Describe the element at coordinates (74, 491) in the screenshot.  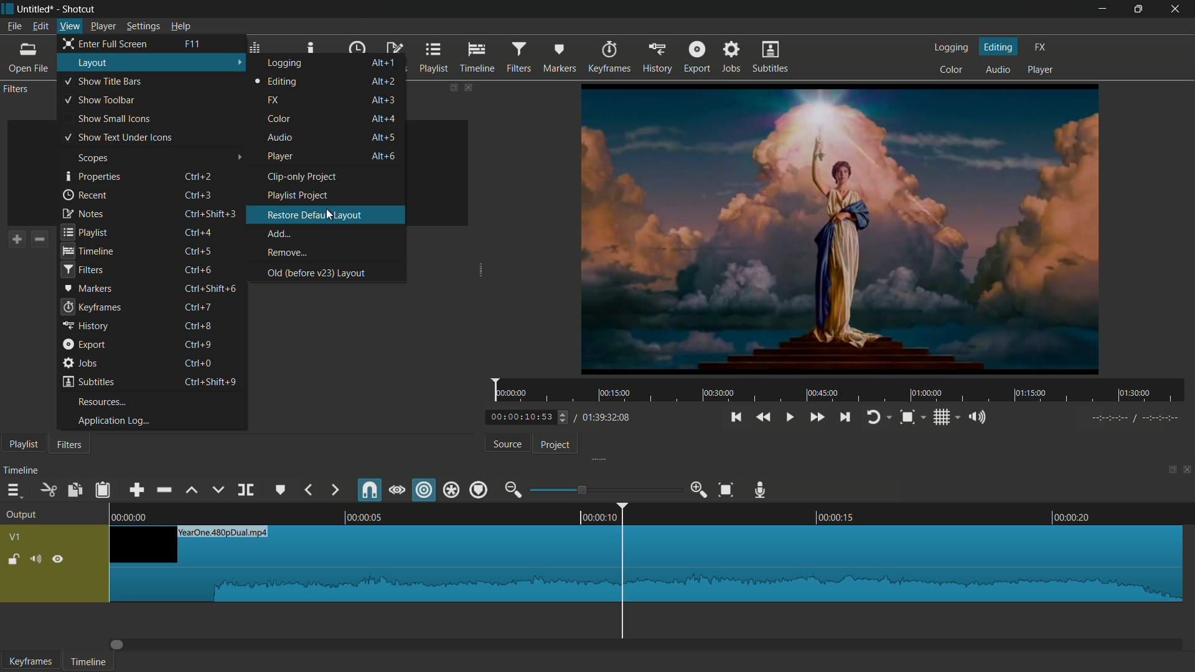
I see `copy` at that location.